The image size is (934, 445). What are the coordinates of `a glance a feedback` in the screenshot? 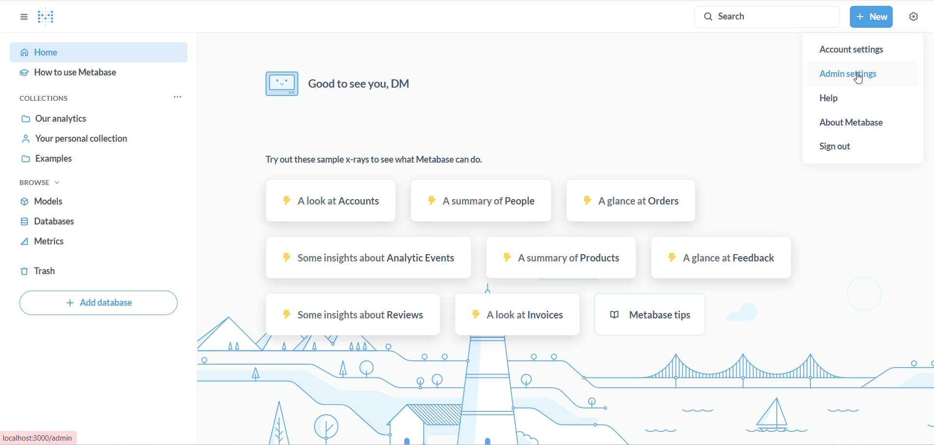 It's located at (725, 259).